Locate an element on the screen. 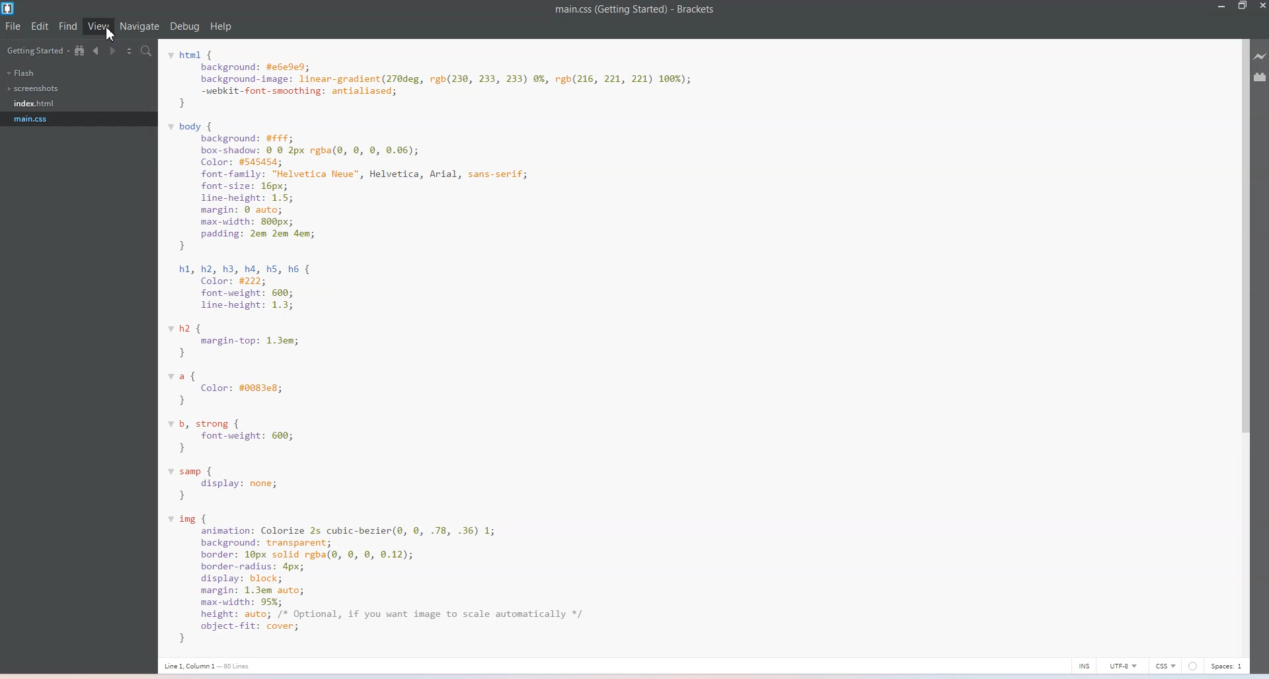  Live Preview is located at coordinates (1260, 55).